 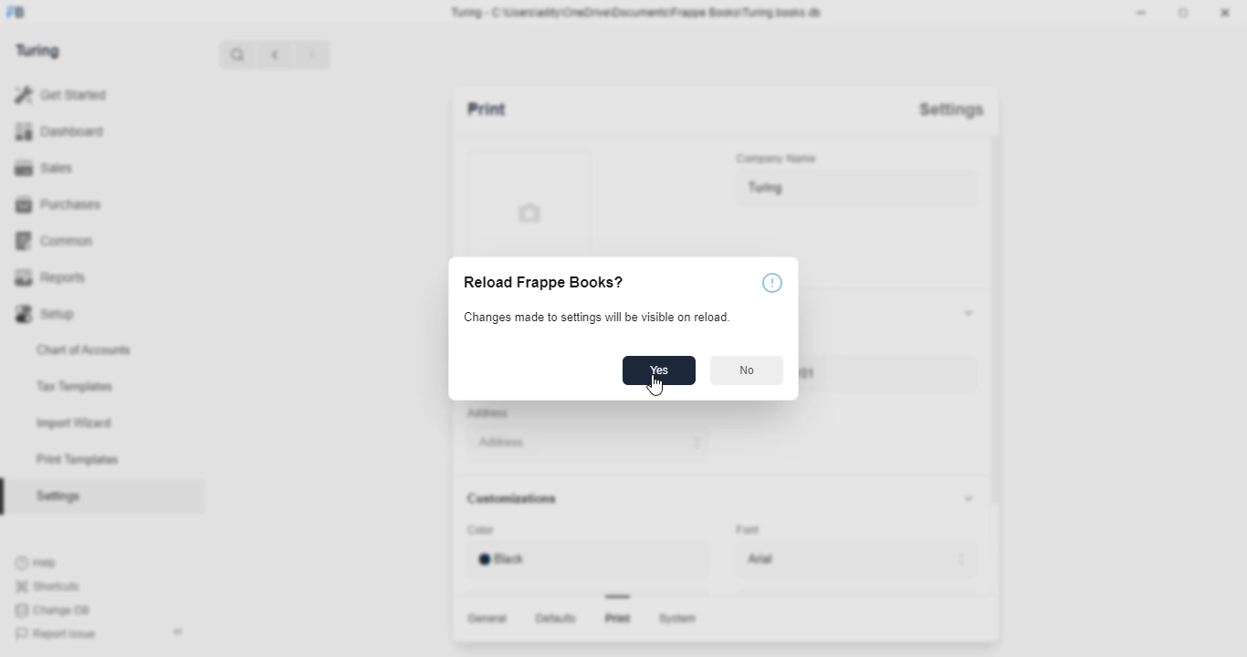 I want to click on Change DB, so click(x=55, y=611).